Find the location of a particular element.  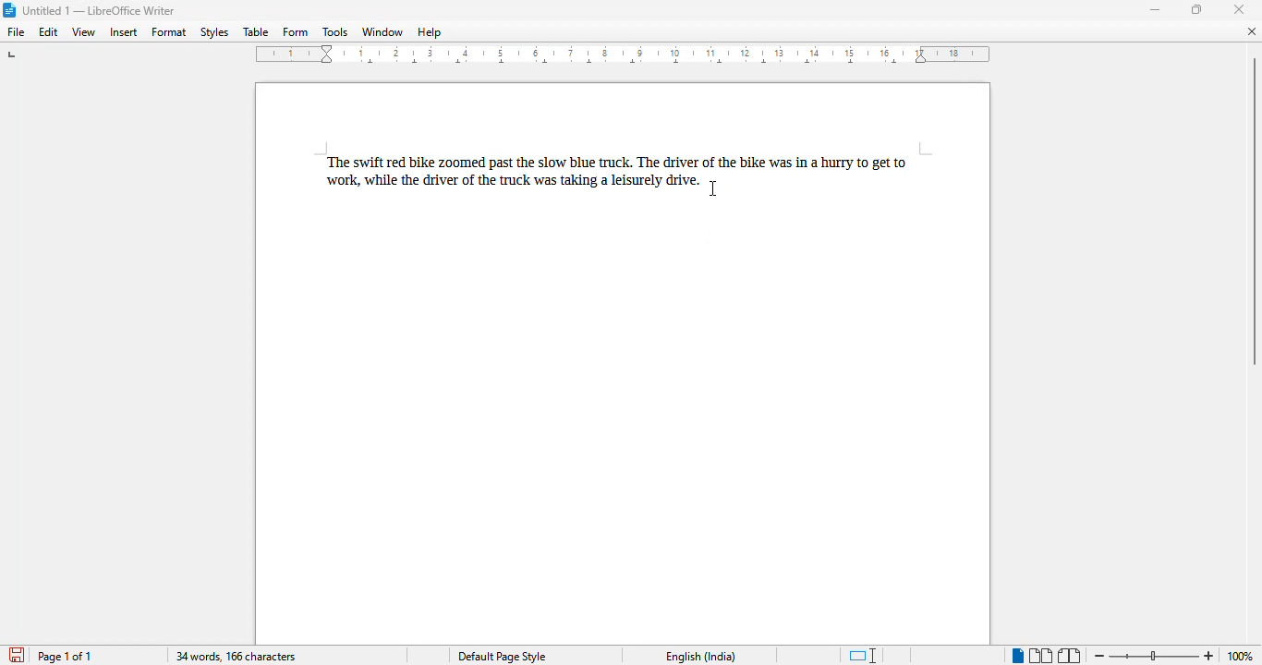

styles is located at coordinates (213, 32).